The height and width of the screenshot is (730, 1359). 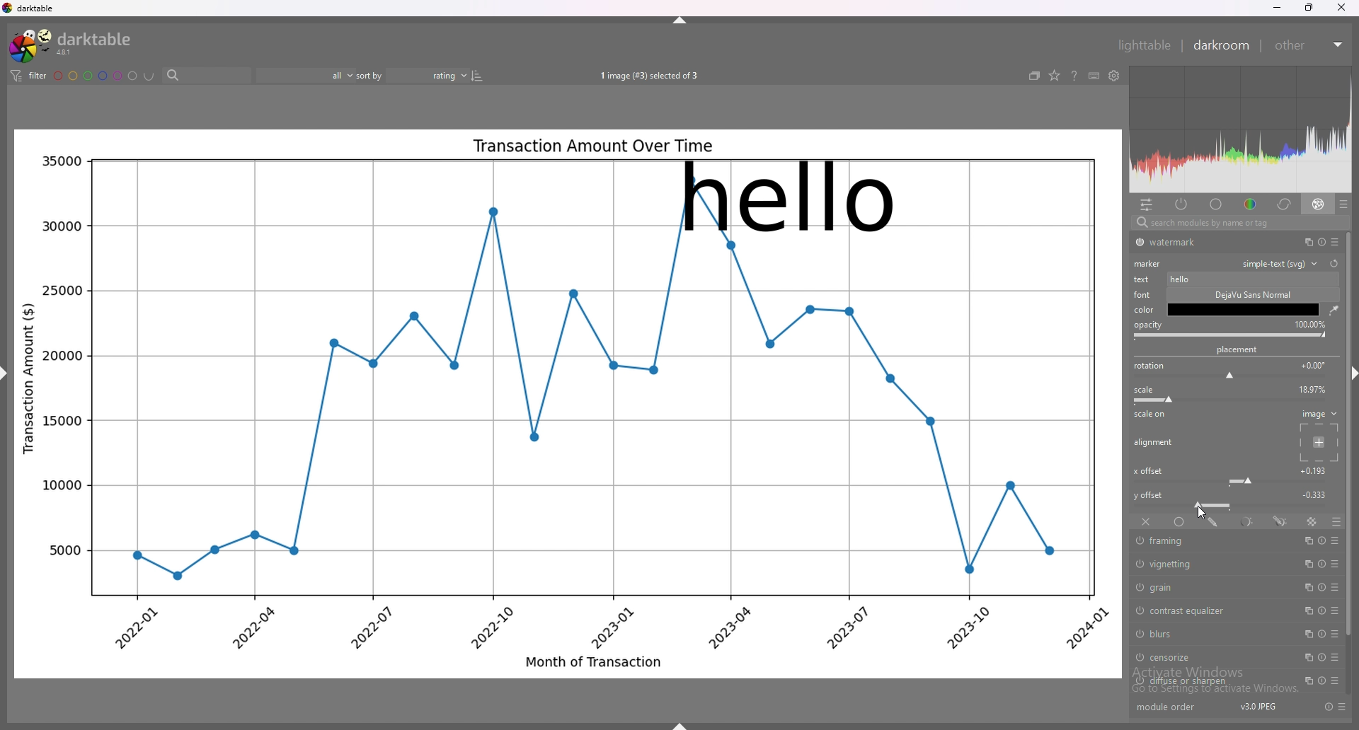 I want to click on watermark, so click(x=1212, y=242).